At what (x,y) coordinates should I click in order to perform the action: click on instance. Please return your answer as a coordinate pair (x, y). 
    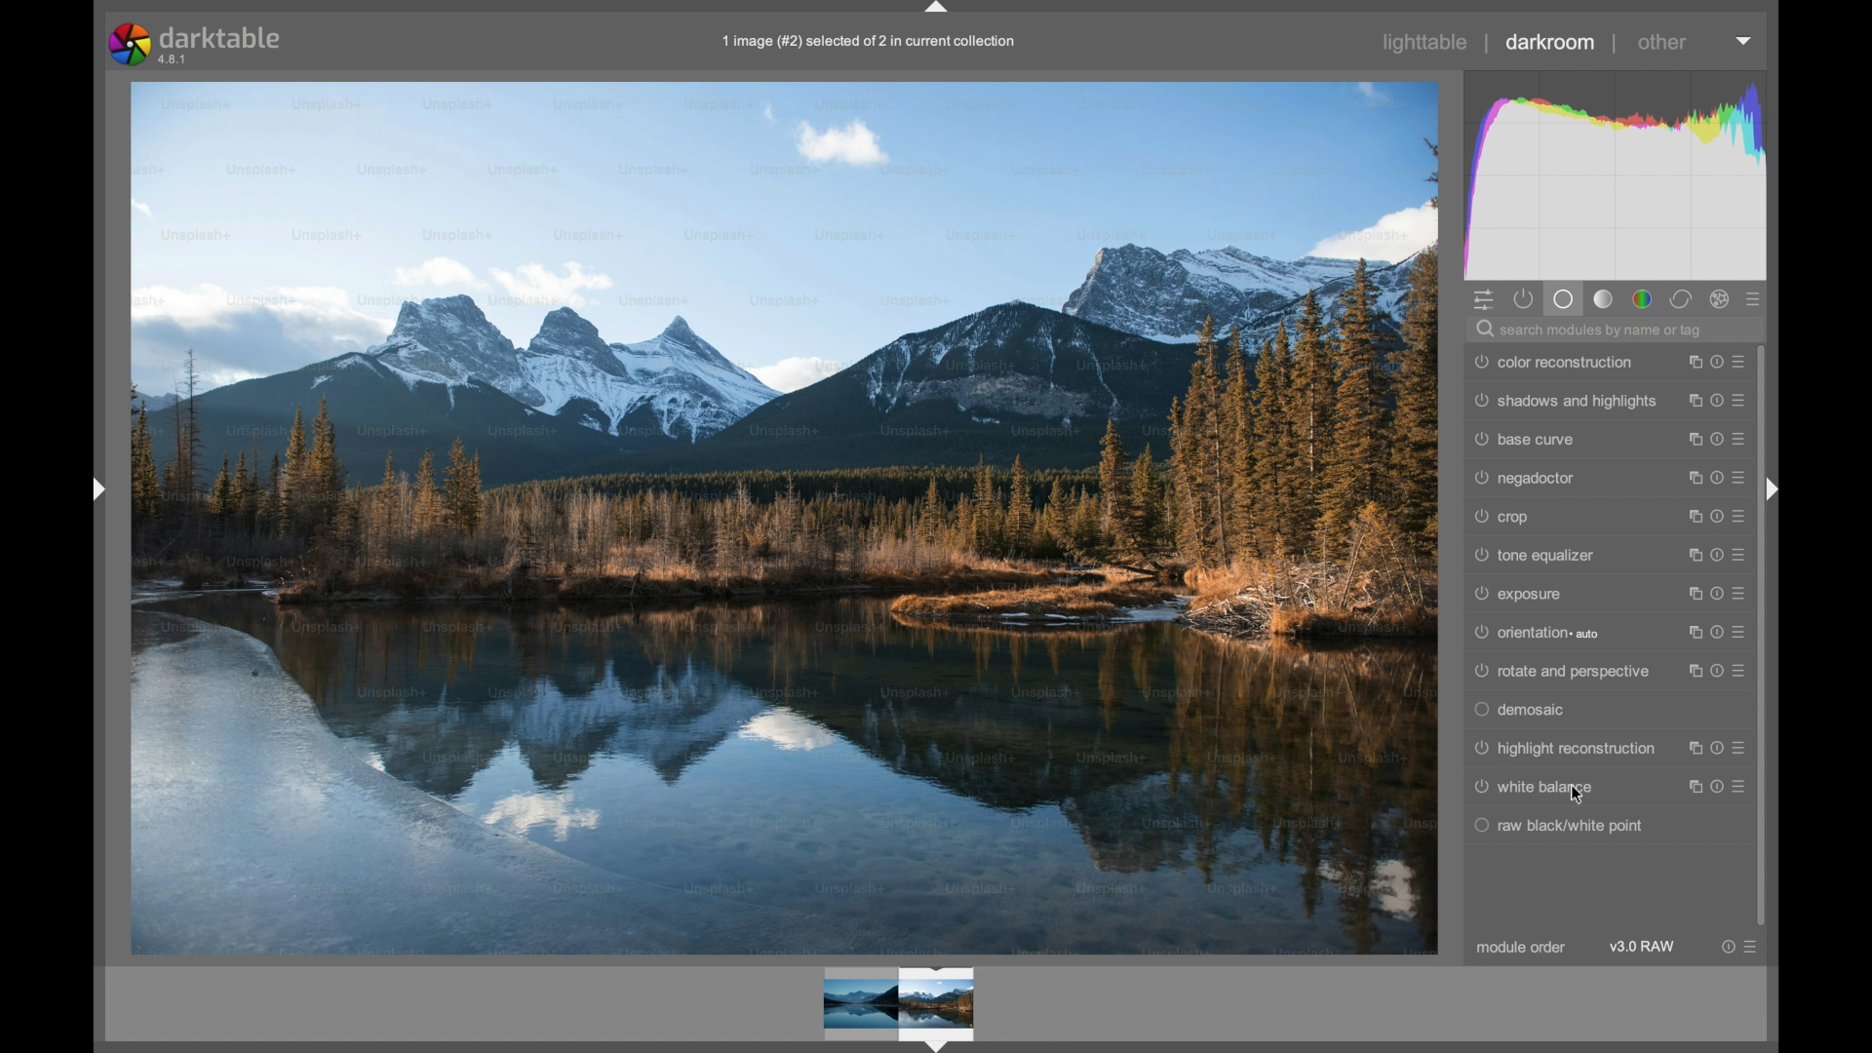
    Looking at the image, I should click on (1692, 517).